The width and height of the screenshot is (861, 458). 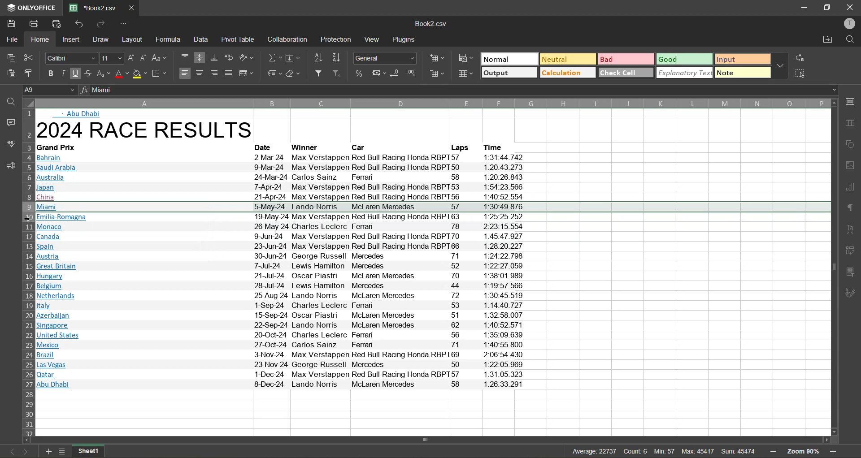 What do you see at coordinates (282, 324) in the screenshot?
I see `Singapore 22-Sep-24 Lando Norris McLaren Mercedes 62 1:40:52 571` at bounding box center [282, 324].